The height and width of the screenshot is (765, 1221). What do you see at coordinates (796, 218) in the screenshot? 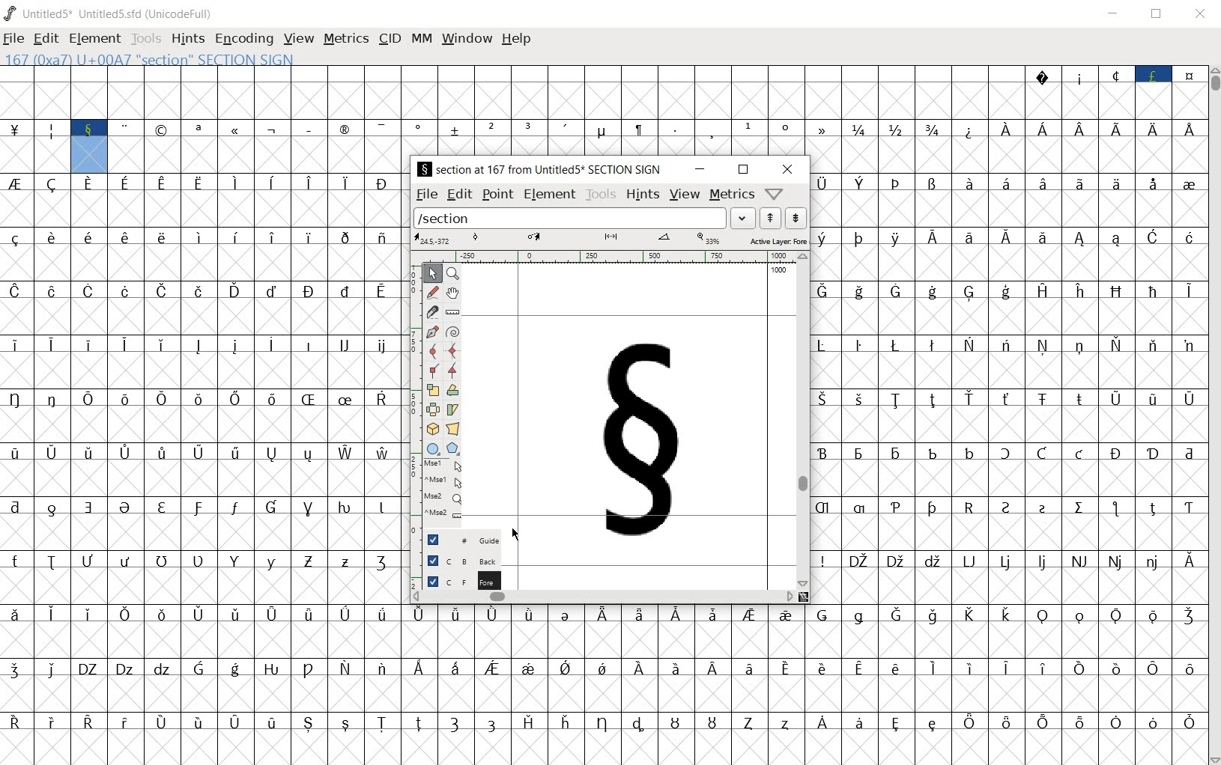
I see `show the previous word on the list` at bounding box center [796, 218].